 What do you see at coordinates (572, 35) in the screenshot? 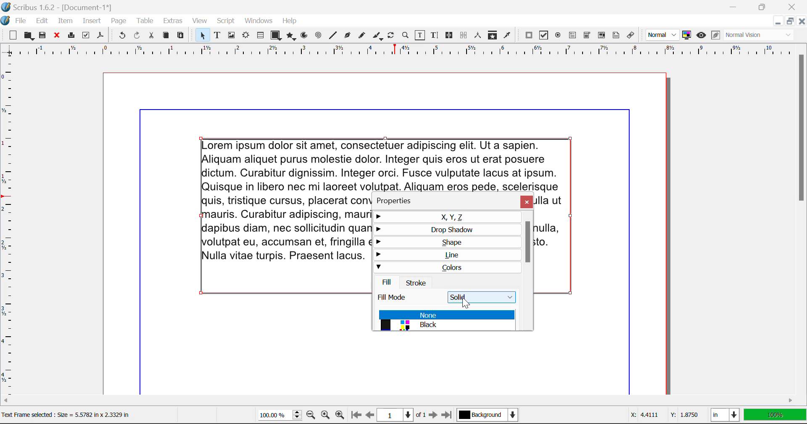
I see `PDF Text Fields` at bounding box center [572, 35].